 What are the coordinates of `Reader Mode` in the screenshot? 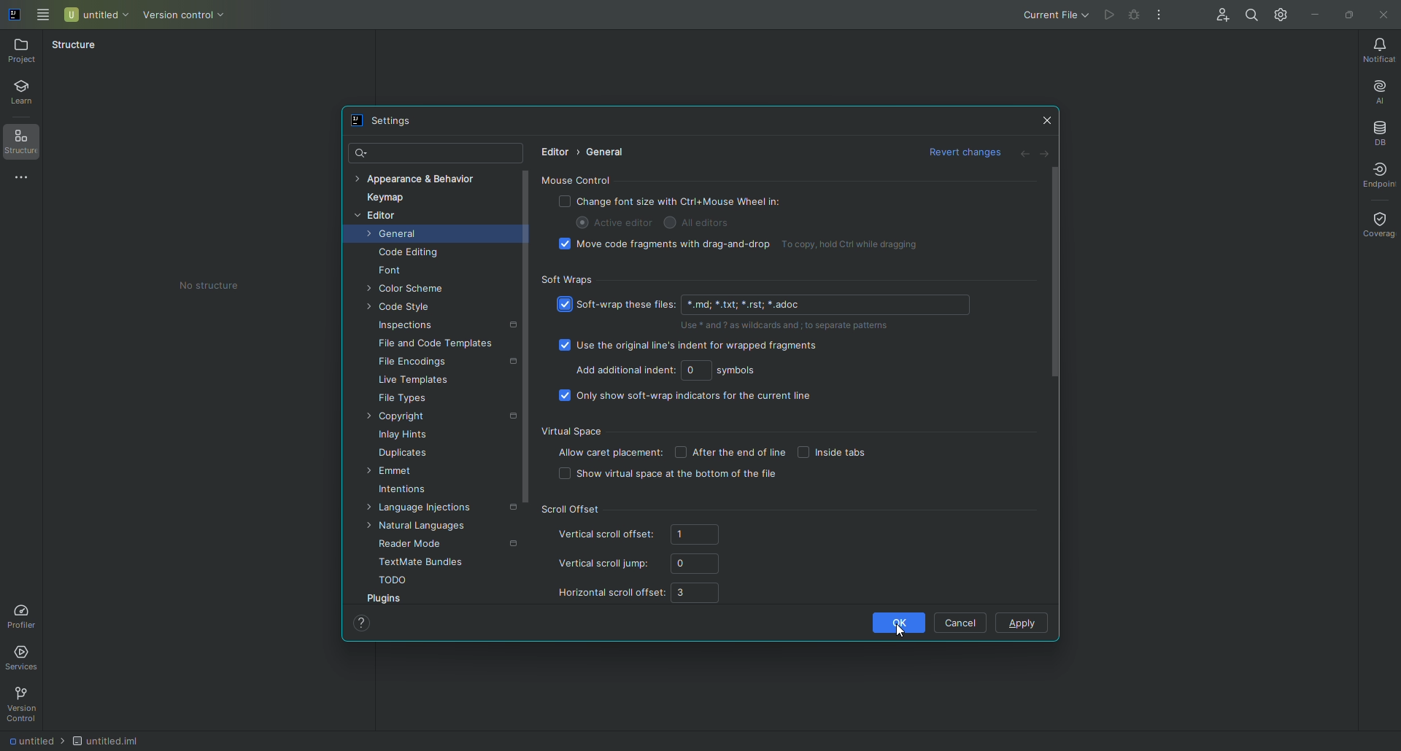 It's located at (415, 544).